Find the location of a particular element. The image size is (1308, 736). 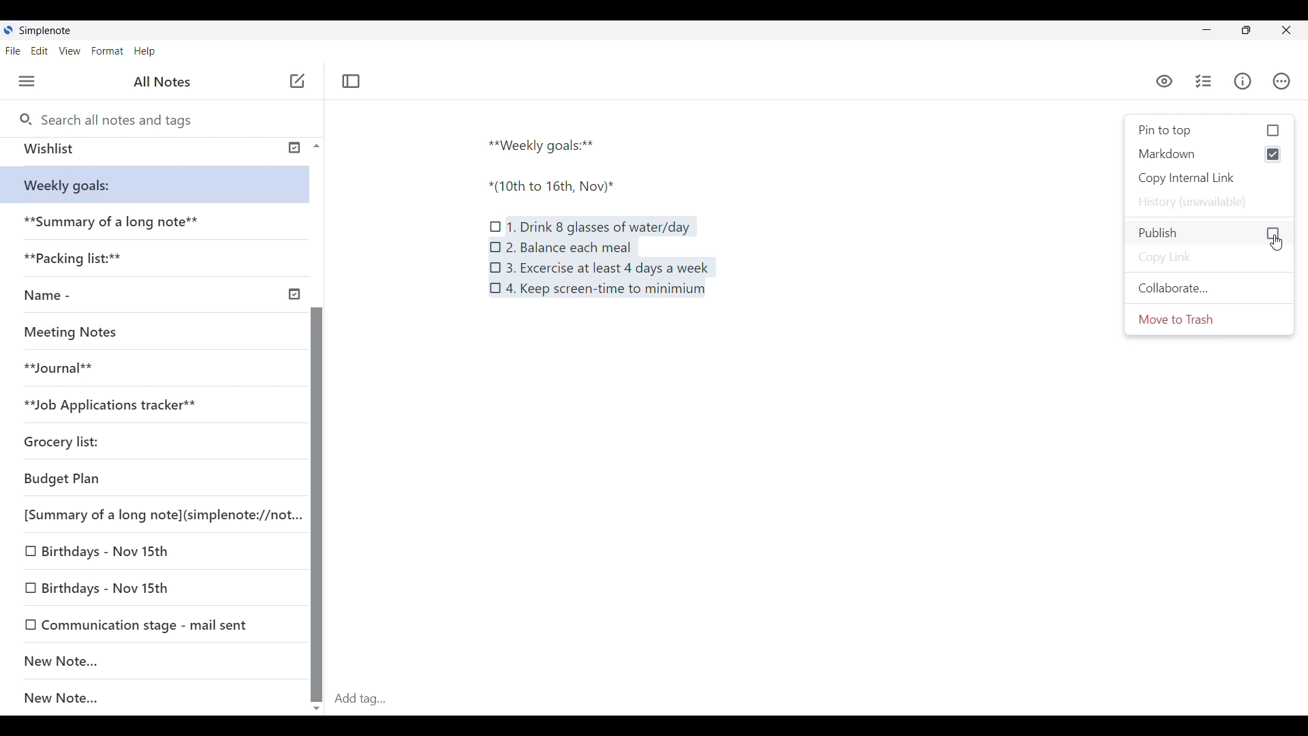

Name is located at coordinates (159, 296).